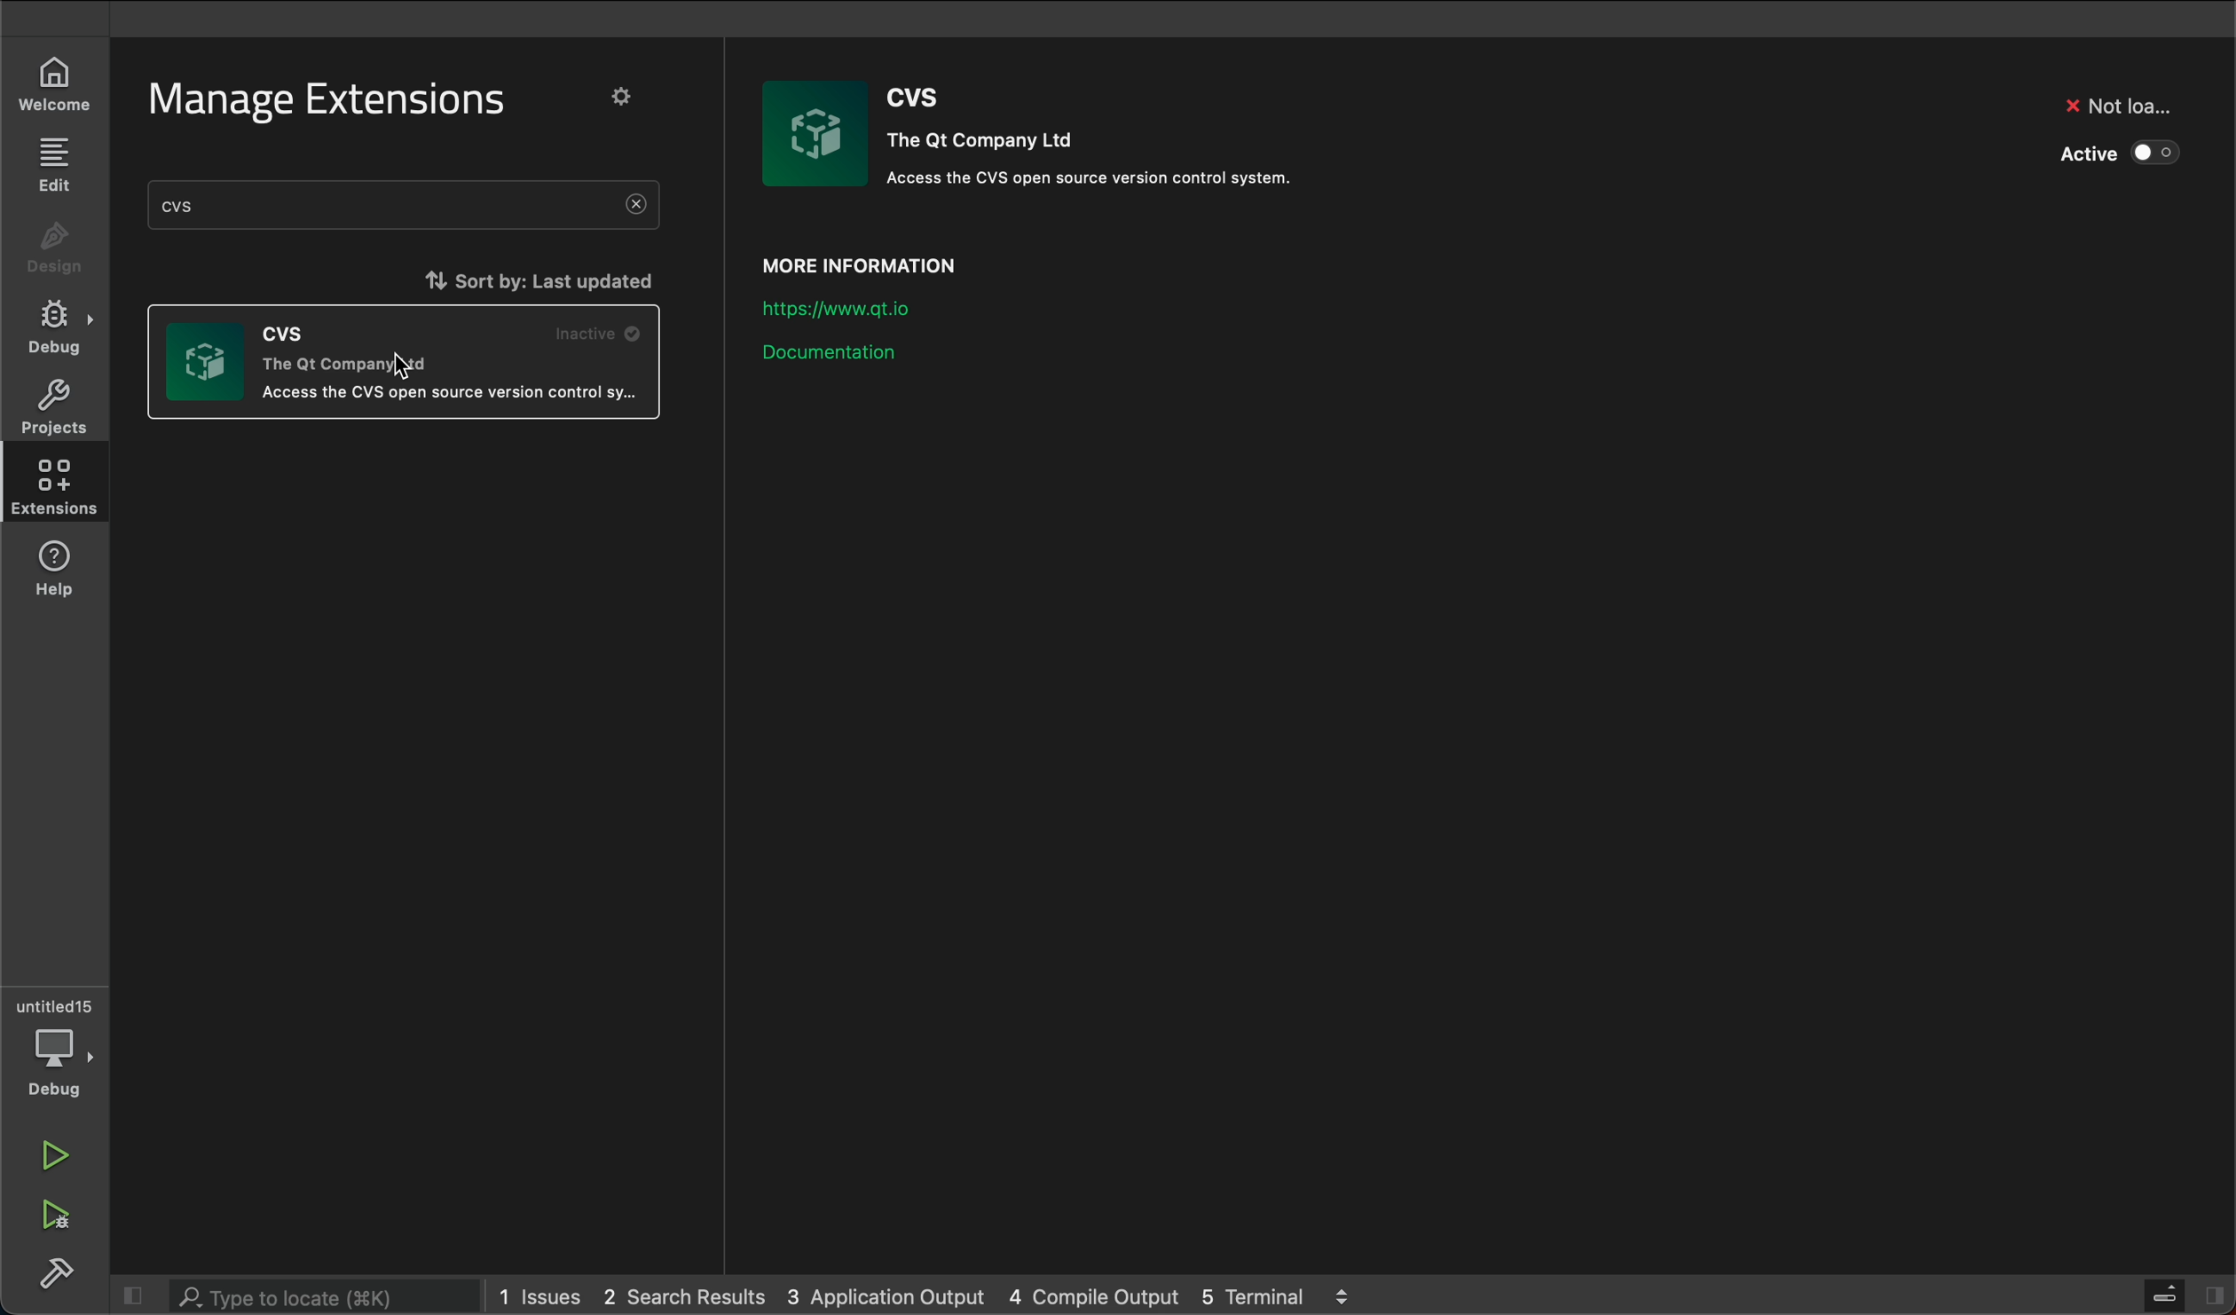 The image size is (2236, 1315). I want to click on debuger, so click(58, 1046).